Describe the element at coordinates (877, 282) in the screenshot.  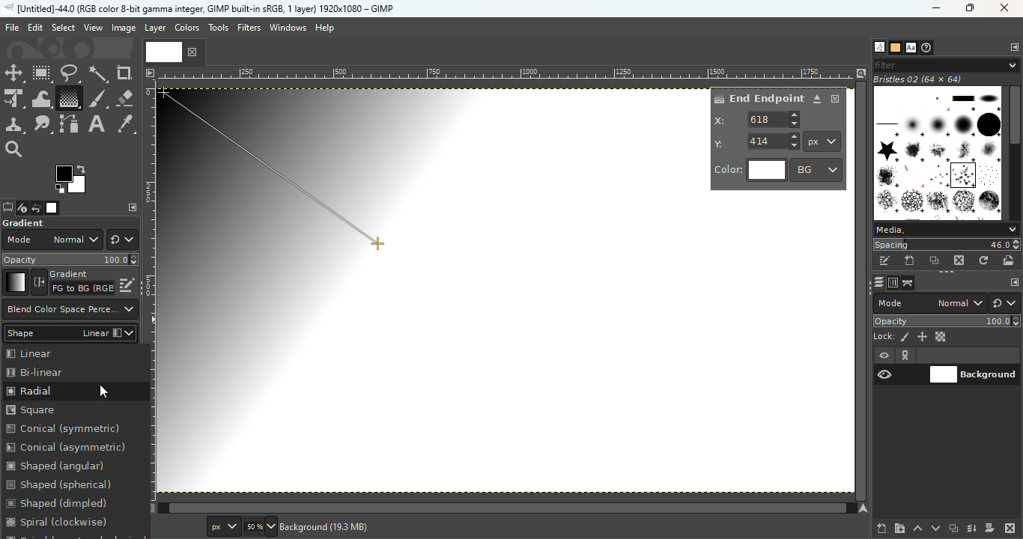
I see `Open the layers dialog` at that location.